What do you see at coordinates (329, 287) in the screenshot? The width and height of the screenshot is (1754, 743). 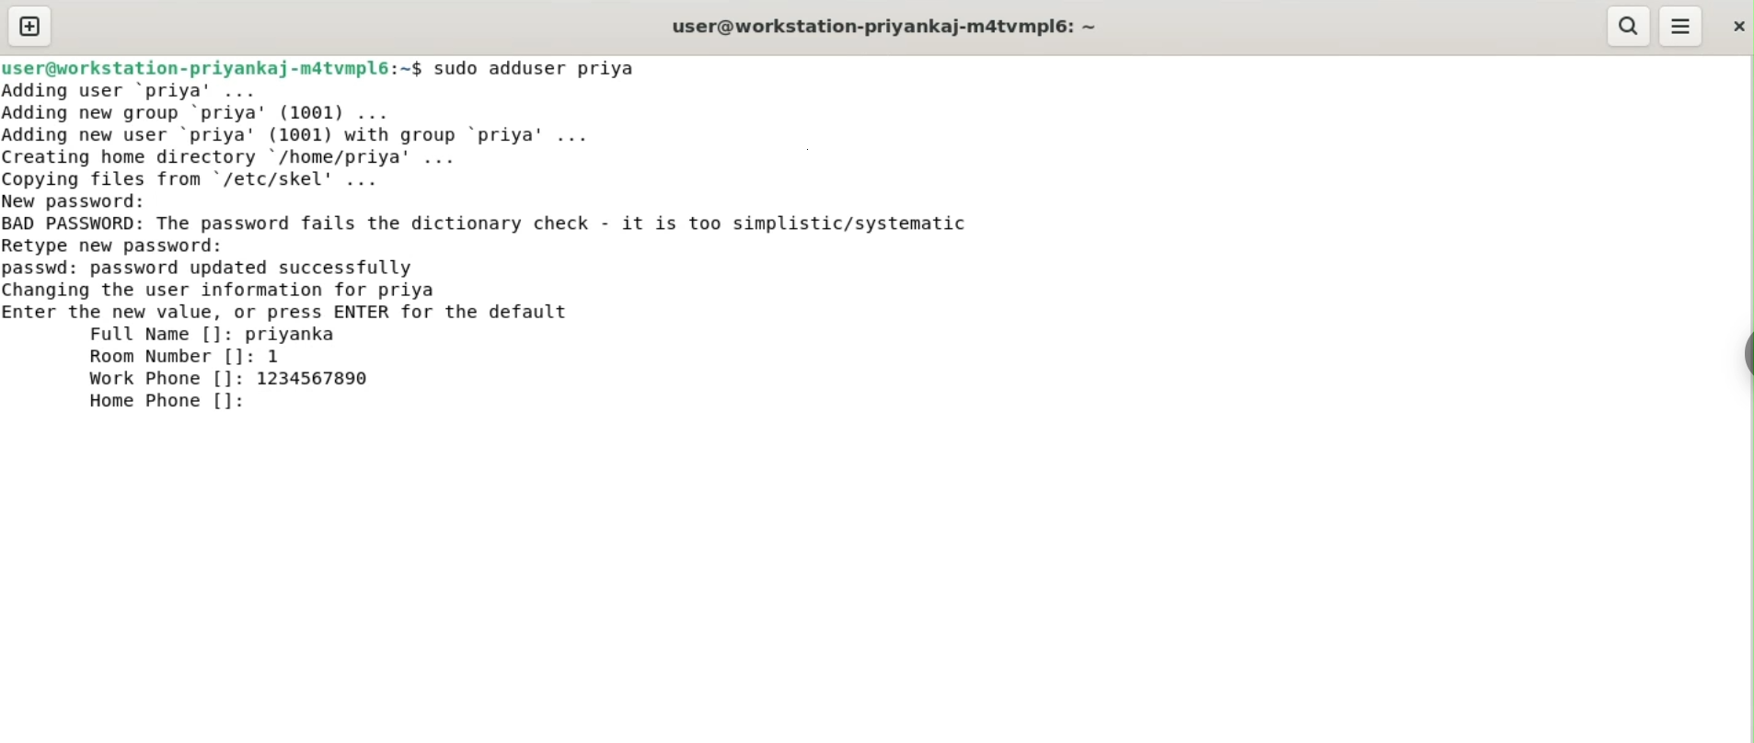 I see `passwd: password updated successfully    changing the user information for priya  enter the new value, or press ENTER for default value` at bounding box center [329, 287].